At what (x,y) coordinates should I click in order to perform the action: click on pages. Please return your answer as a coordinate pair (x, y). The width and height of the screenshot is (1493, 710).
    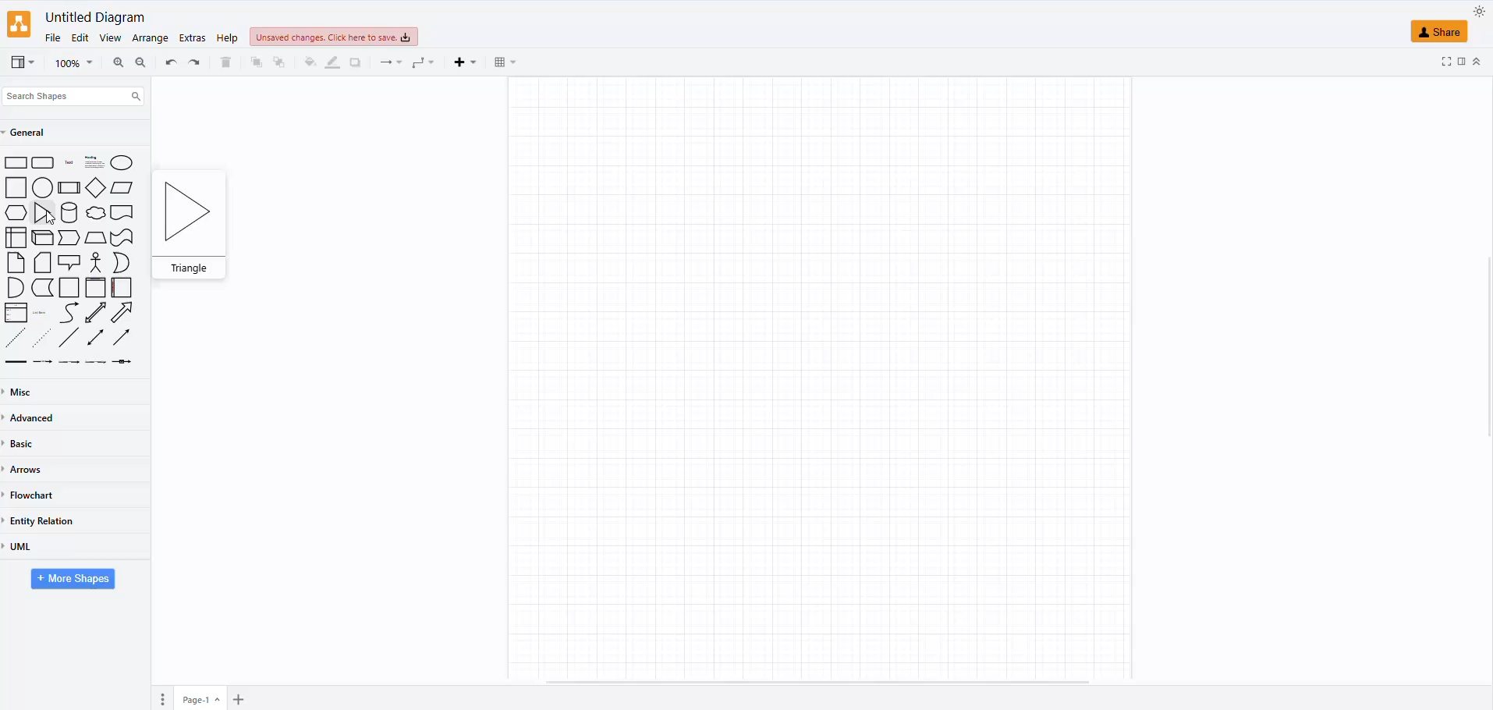
    Looking at the image, I should click on (161, 700).